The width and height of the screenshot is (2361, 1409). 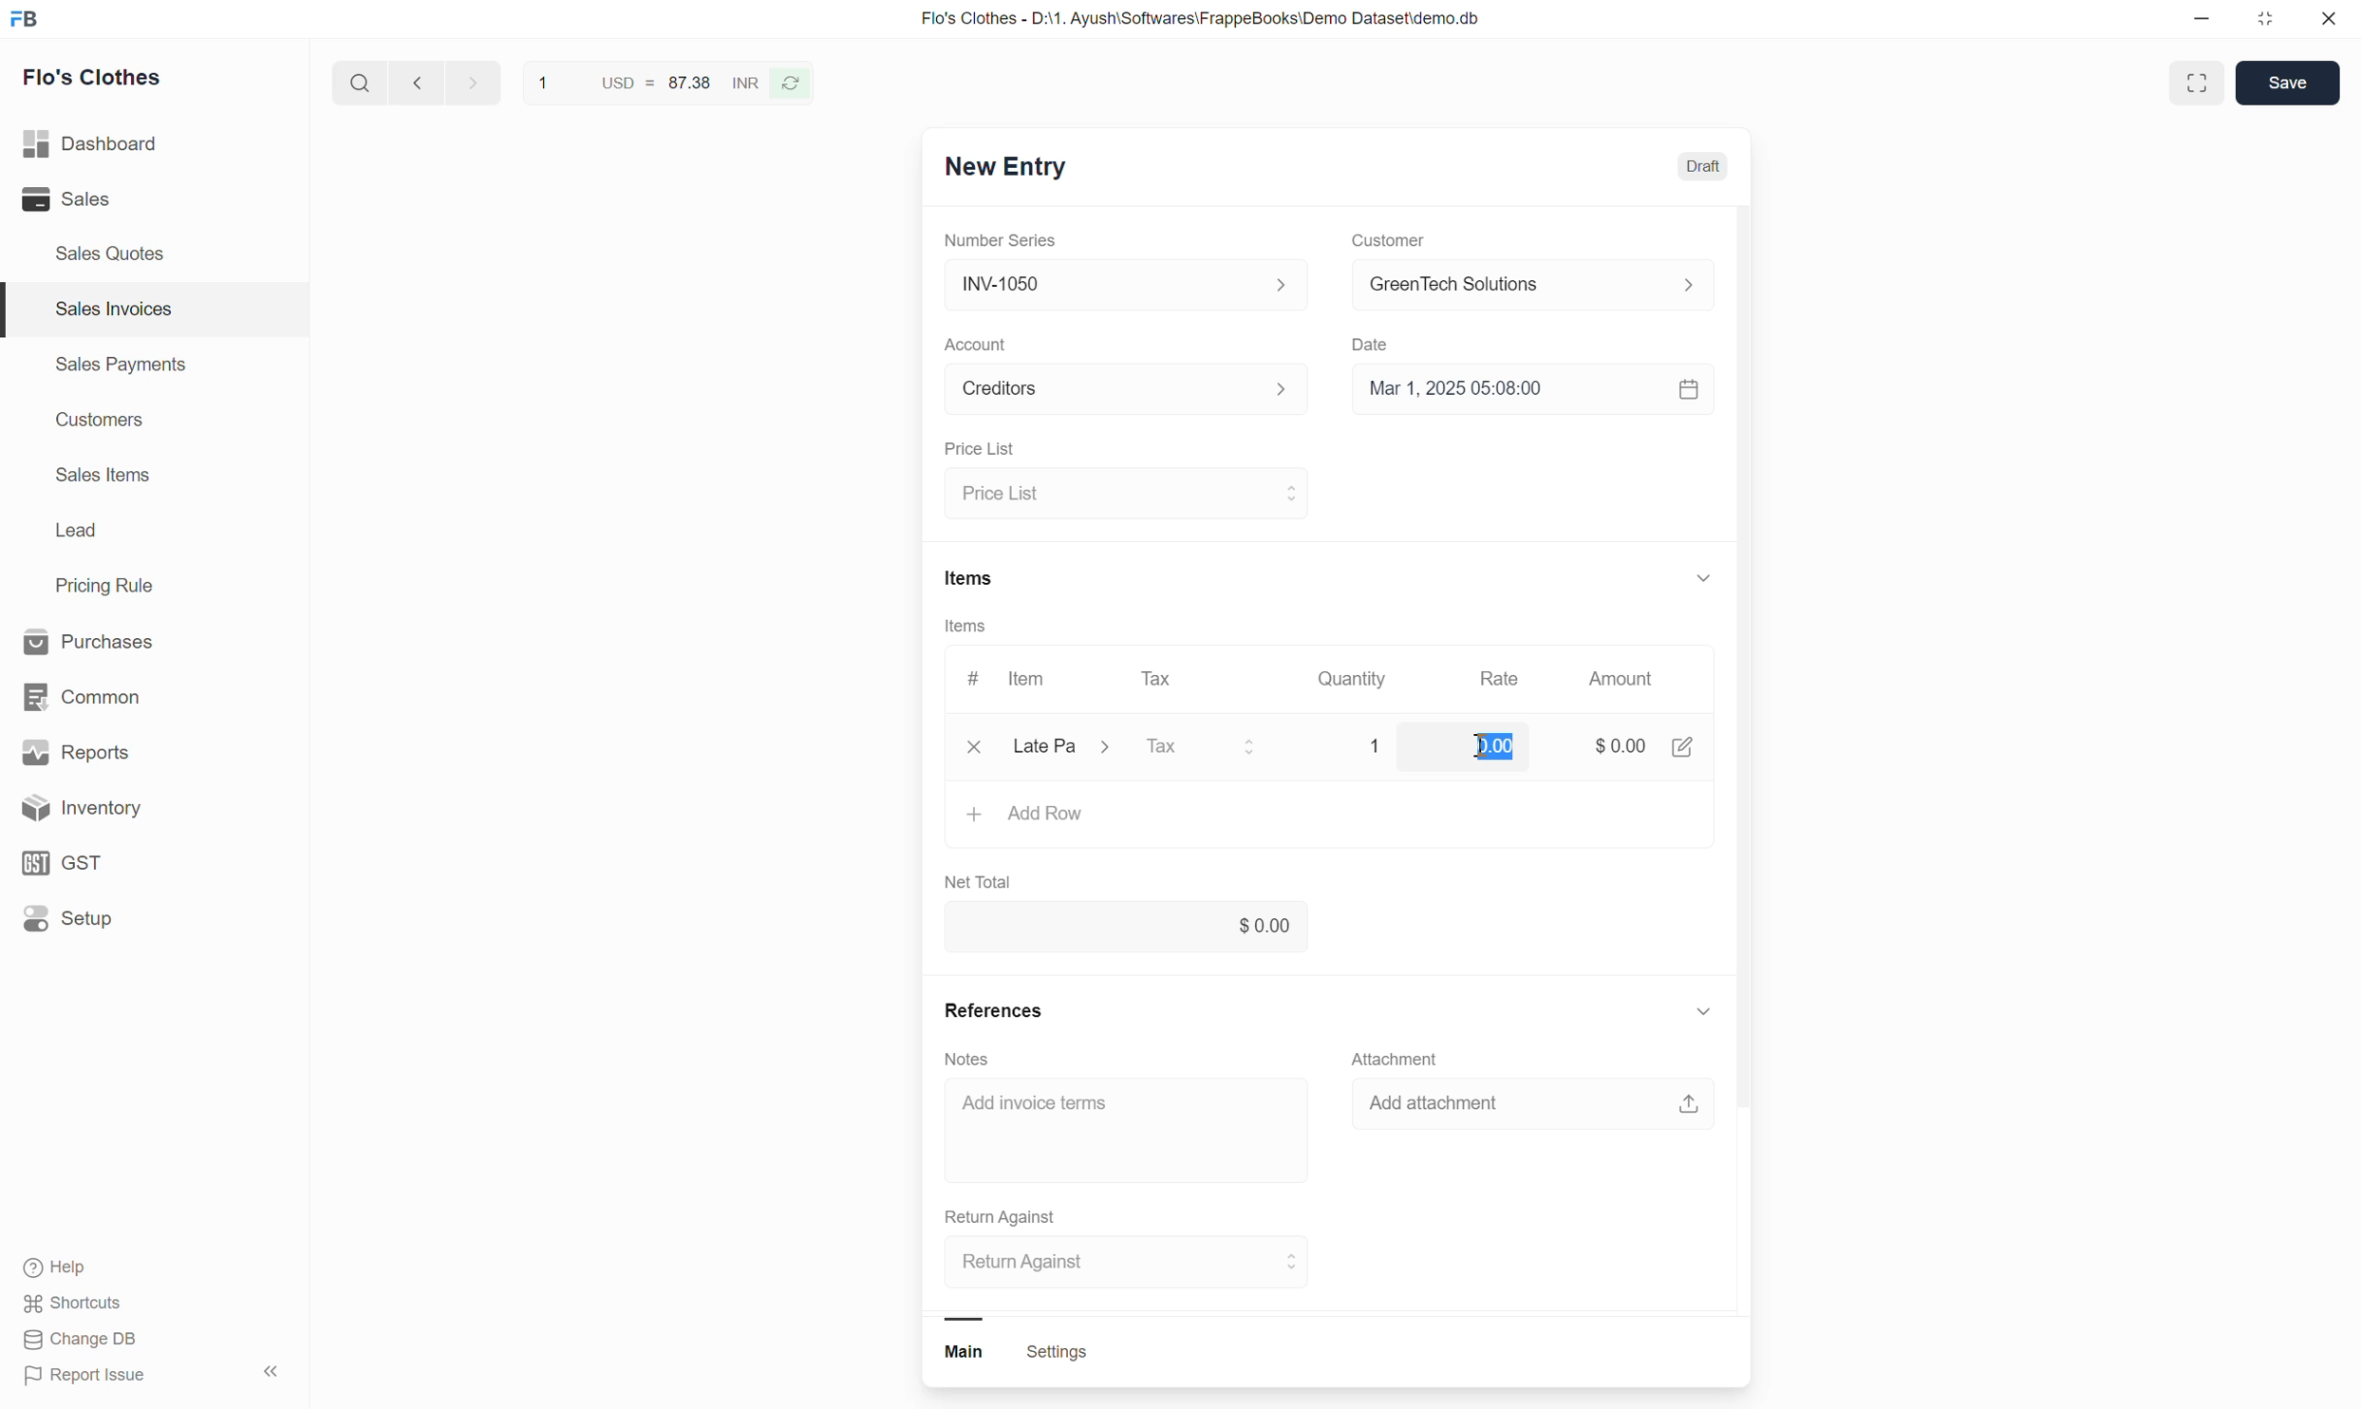 I want to click on Setup, so click(x=137, y=925).